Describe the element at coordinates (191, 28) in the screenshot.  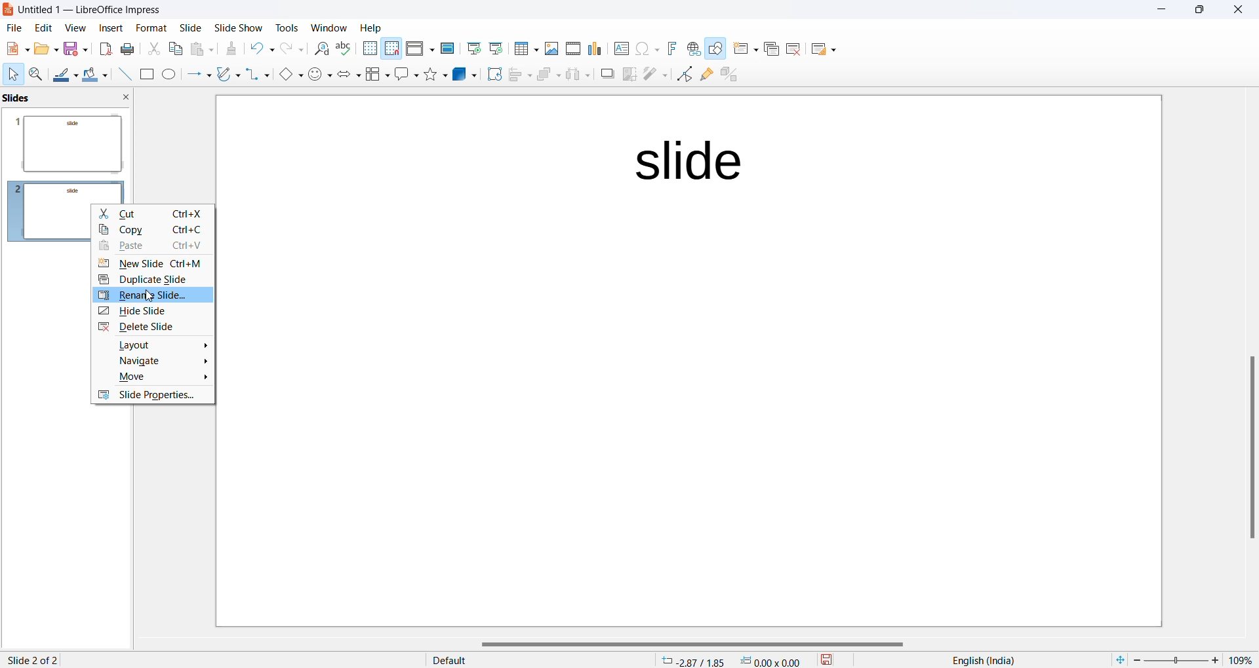
I see `Slide` at that location.